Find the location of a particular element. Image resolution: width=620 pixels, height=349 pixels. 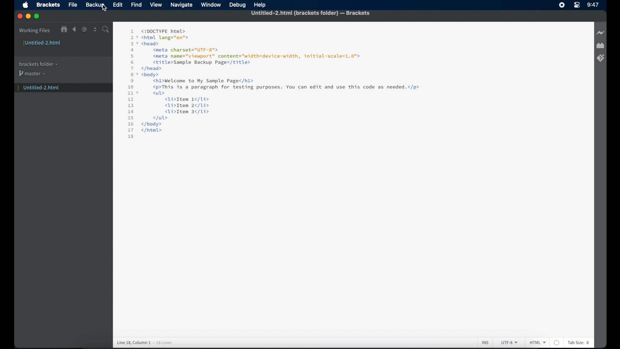

9:47 is located at coordinates (593, 5).